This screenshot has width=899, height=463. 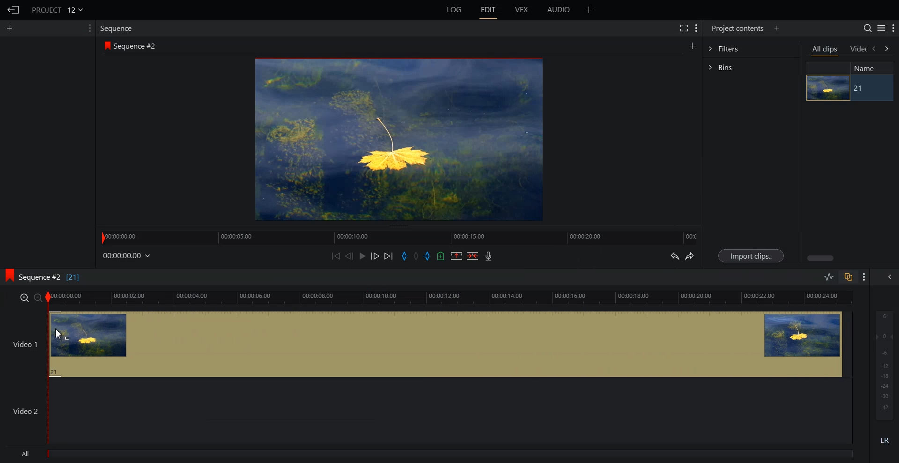 What do you see at coordinates (456, 255) in the screenshot?
I see `Remove the mark section` at bounding box center [456, 255].